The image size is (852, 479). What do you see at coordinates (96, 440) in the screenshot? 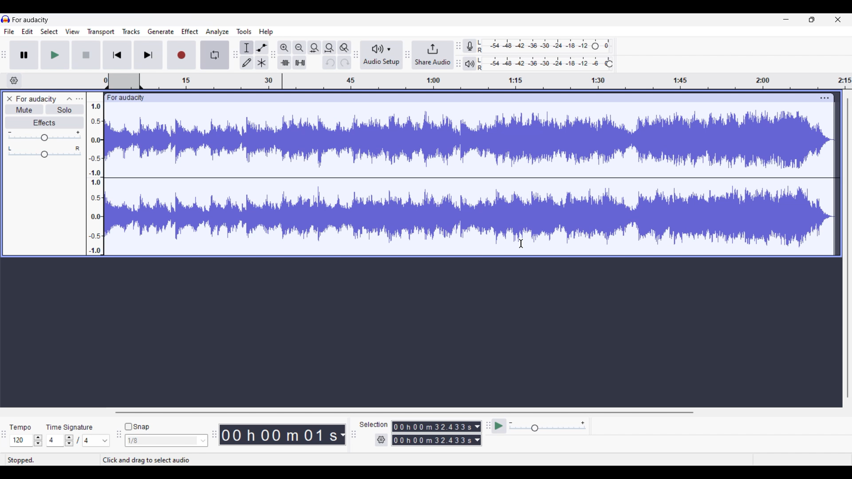
I see `Options for max. time signature` at bounding box center [96, 440].